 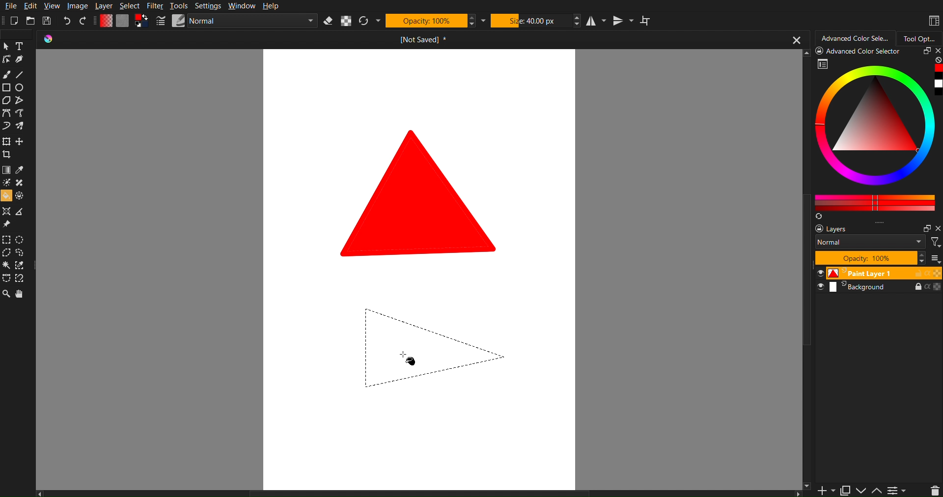 What do you see at coordinates (6, 267) in the screenshot?
I see `wind` at bounding box center [6, 267].